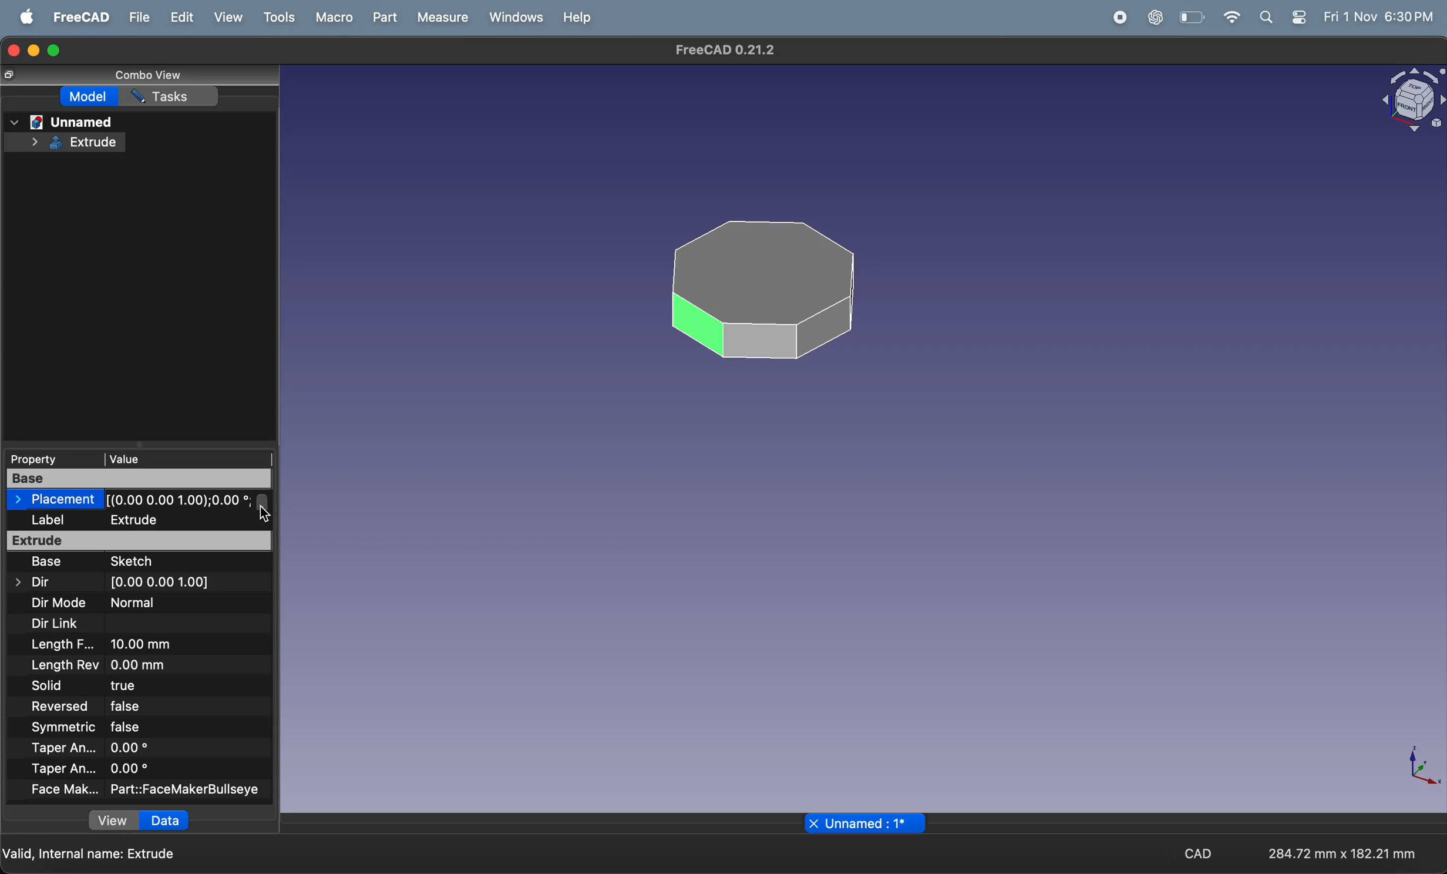  Describe the element at coordinates (130, 707) in the screenshot. I see `Reversed false` at that location.